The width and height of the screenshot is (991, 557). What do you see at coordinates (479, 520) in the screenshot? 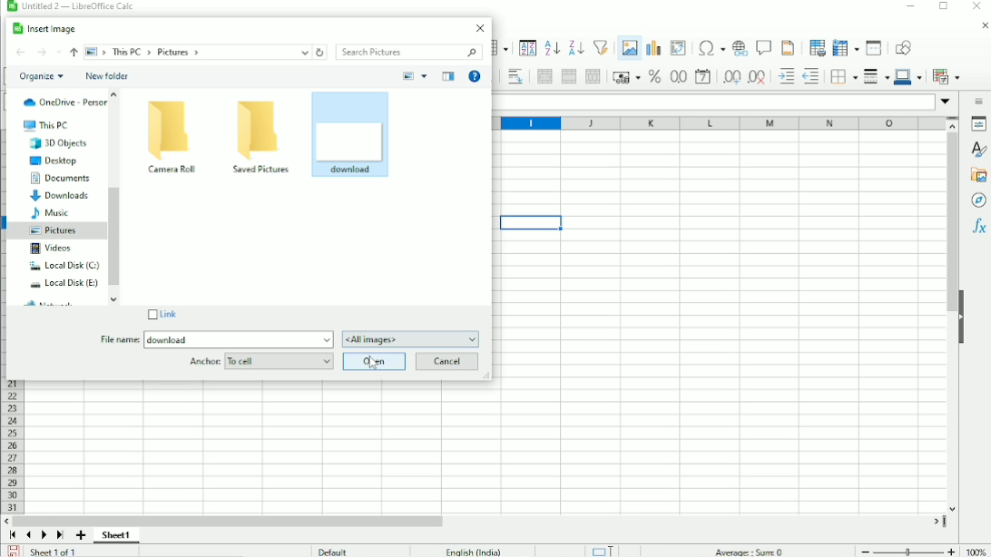
I see `Horizontal scrollbar` at bounding box center [479, 520].